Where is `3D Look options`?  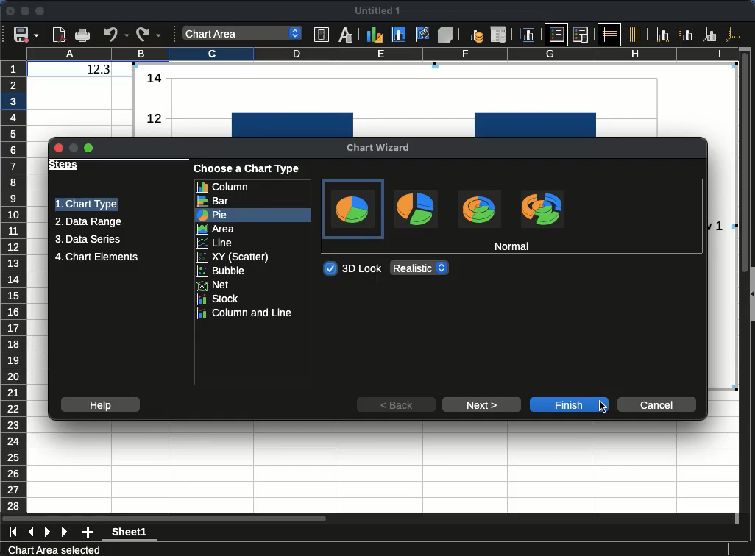 3D Look options is located at coordinates (420, 268).